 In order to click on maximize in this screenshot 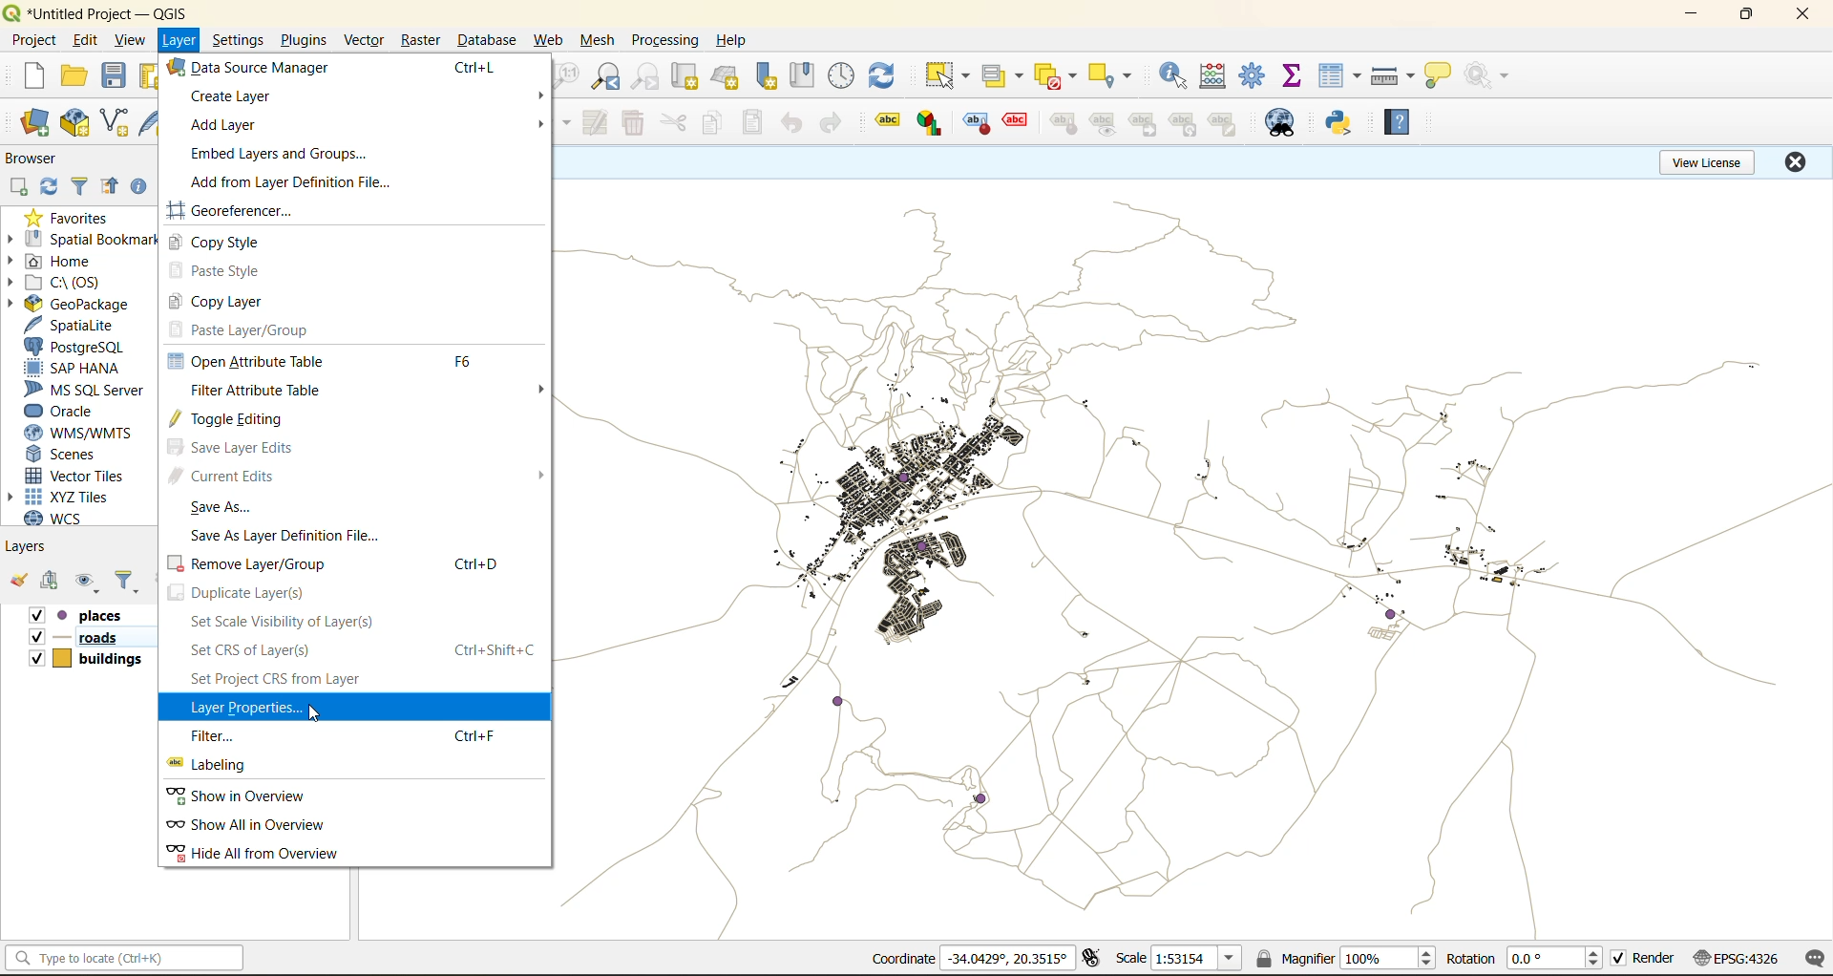, I will do `click(1745, 15)`.